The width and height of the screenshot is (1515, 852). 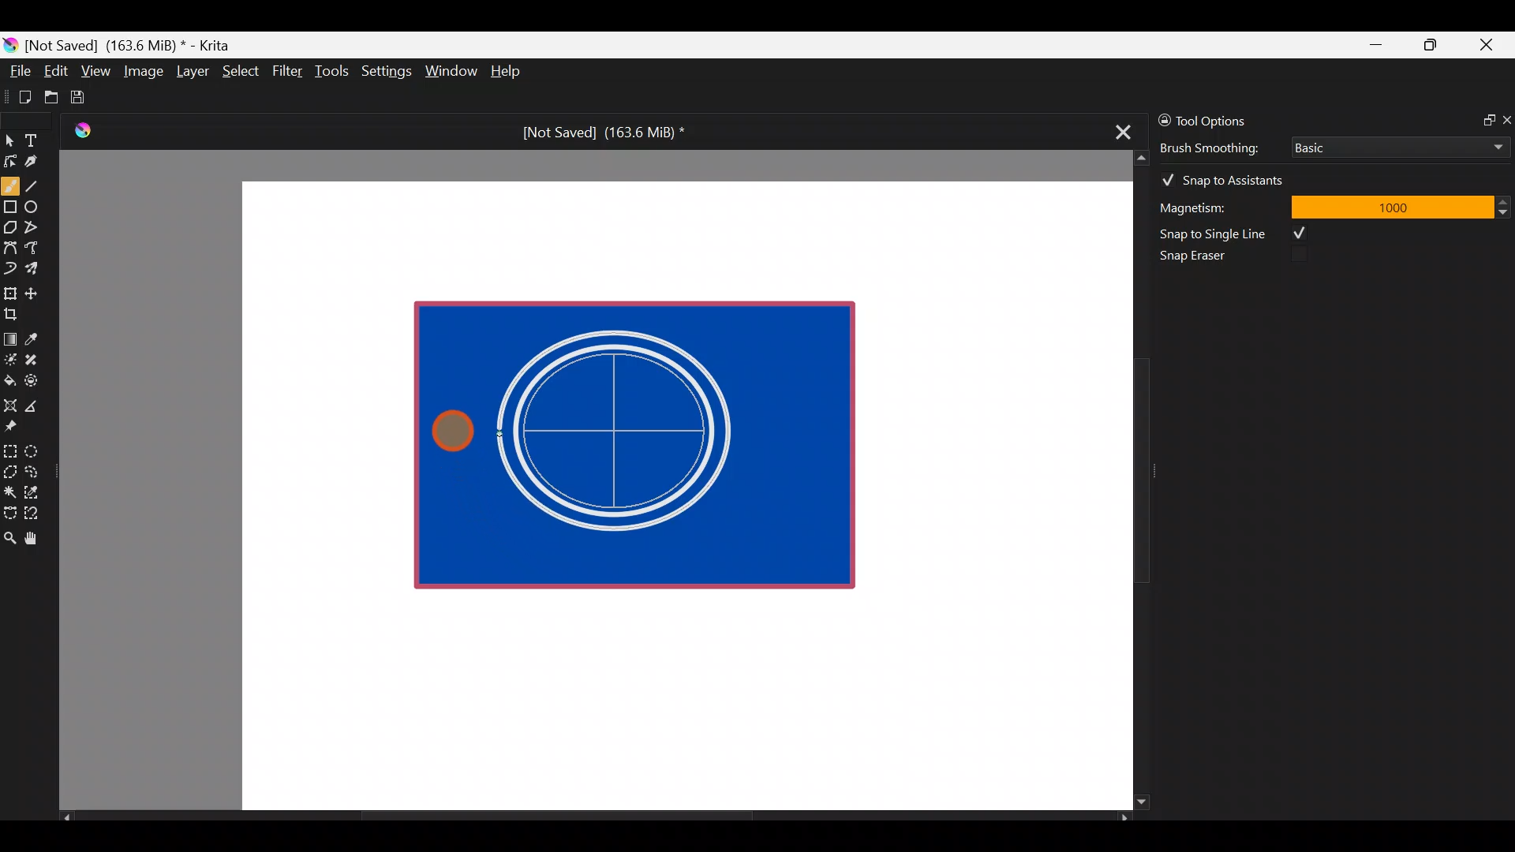 What do you see at coordinates (1396, 144) in the screenshot?
I see `Basic` at bounding box center [1396, 144].